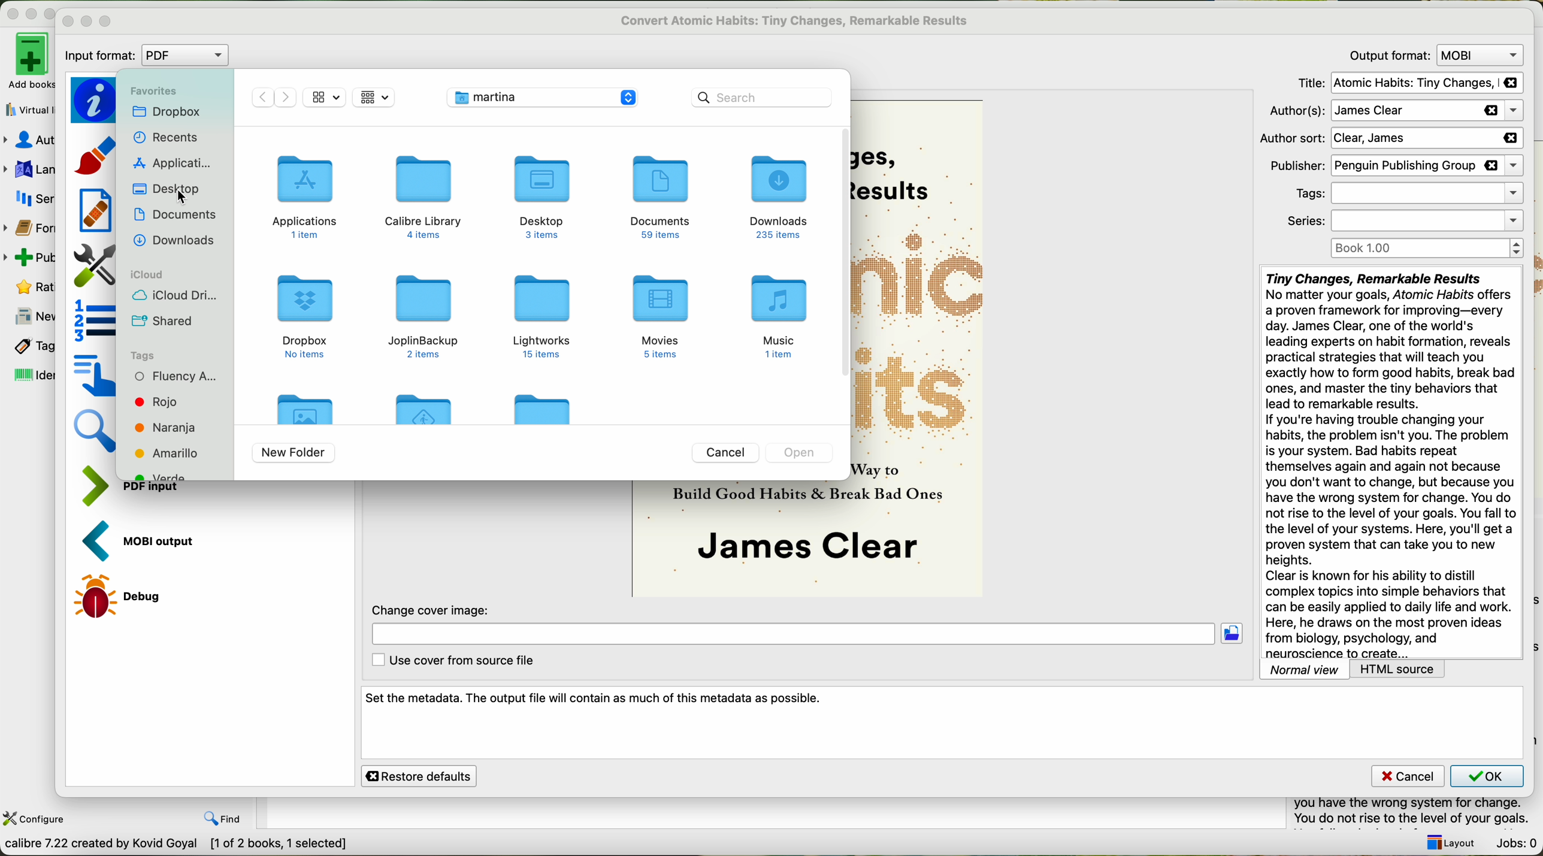 This screenshot has width=1543, height=856. Describe the element at coordinates (226, 819) in the screenshot. I see `find` at that location.